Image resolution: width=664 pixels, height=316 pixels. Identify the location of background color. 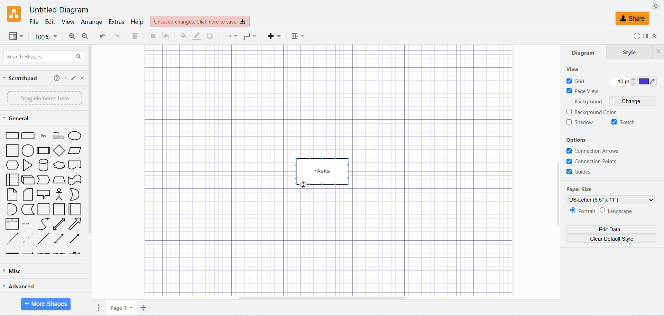
(595, 112).